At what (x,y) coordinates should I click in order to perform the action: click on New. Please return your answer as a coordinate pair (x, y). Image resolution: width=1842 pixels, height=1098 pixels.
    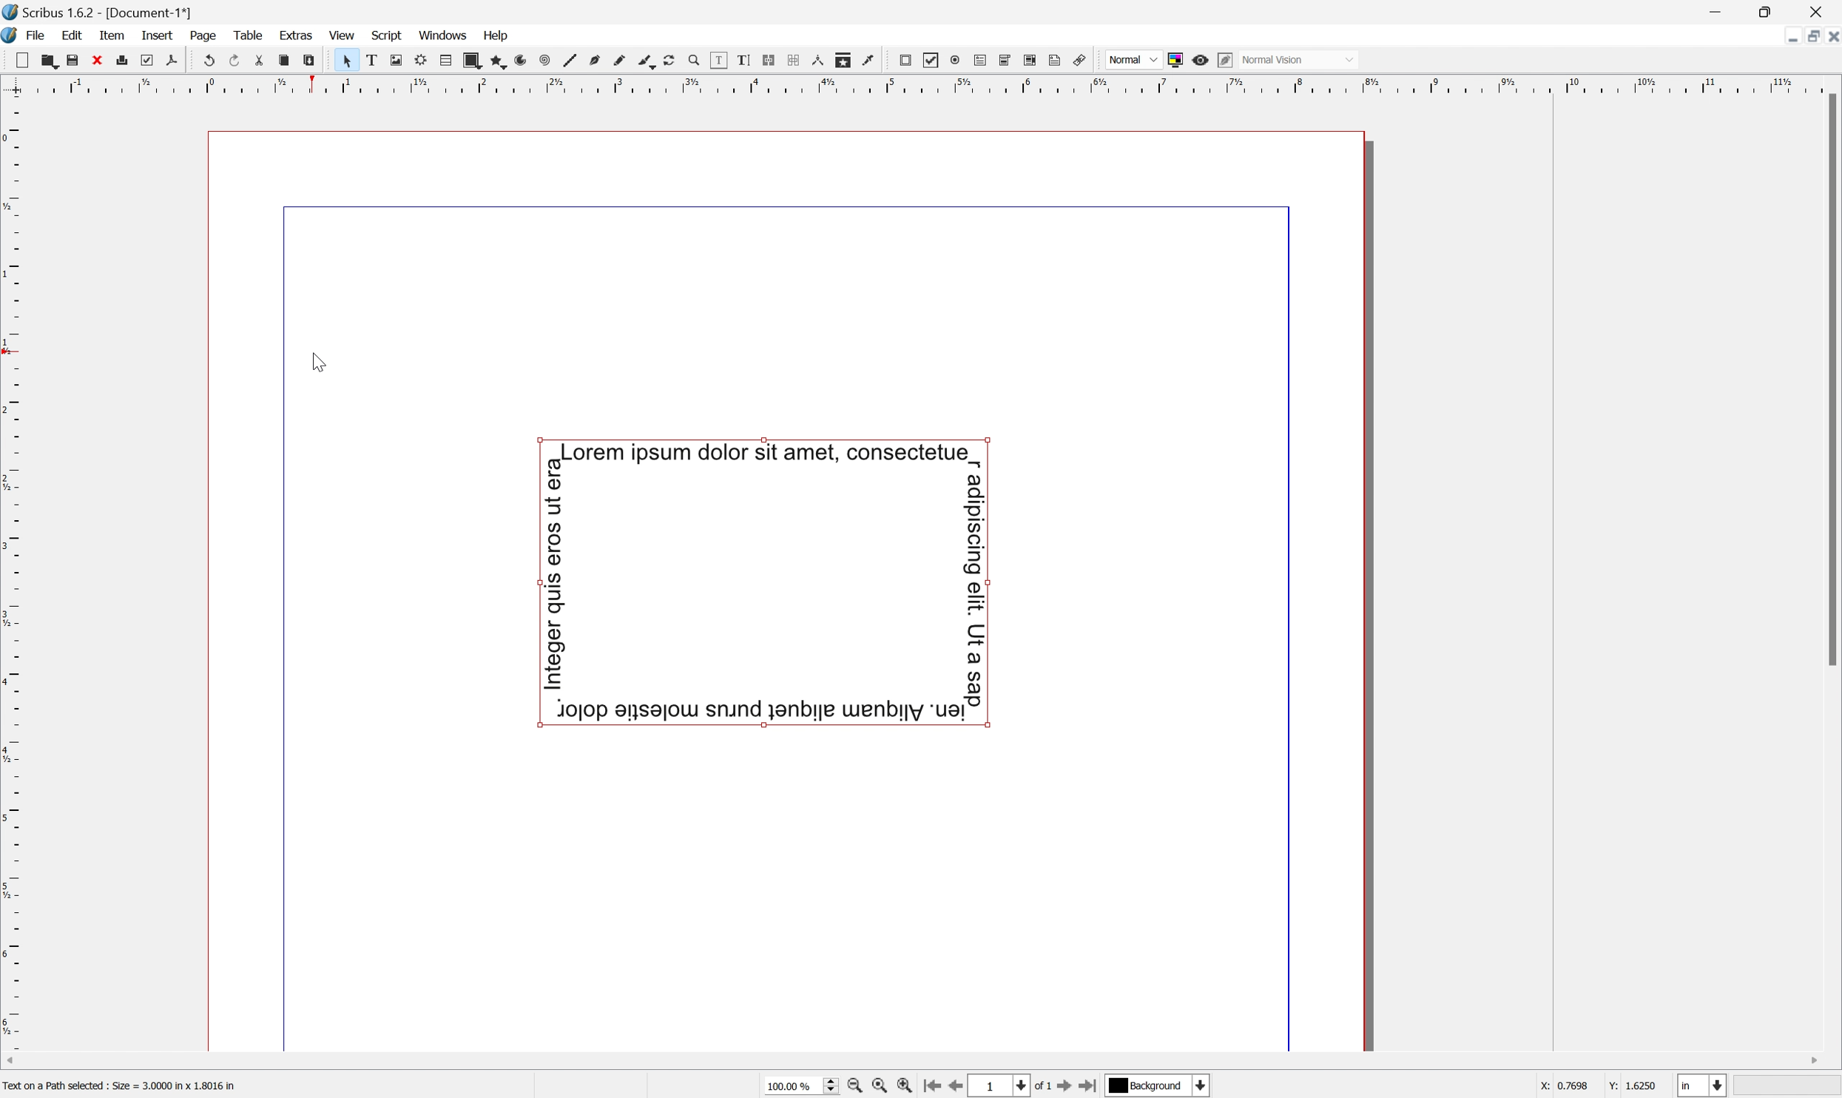
    Looking at the image, I should click on (14, 60).